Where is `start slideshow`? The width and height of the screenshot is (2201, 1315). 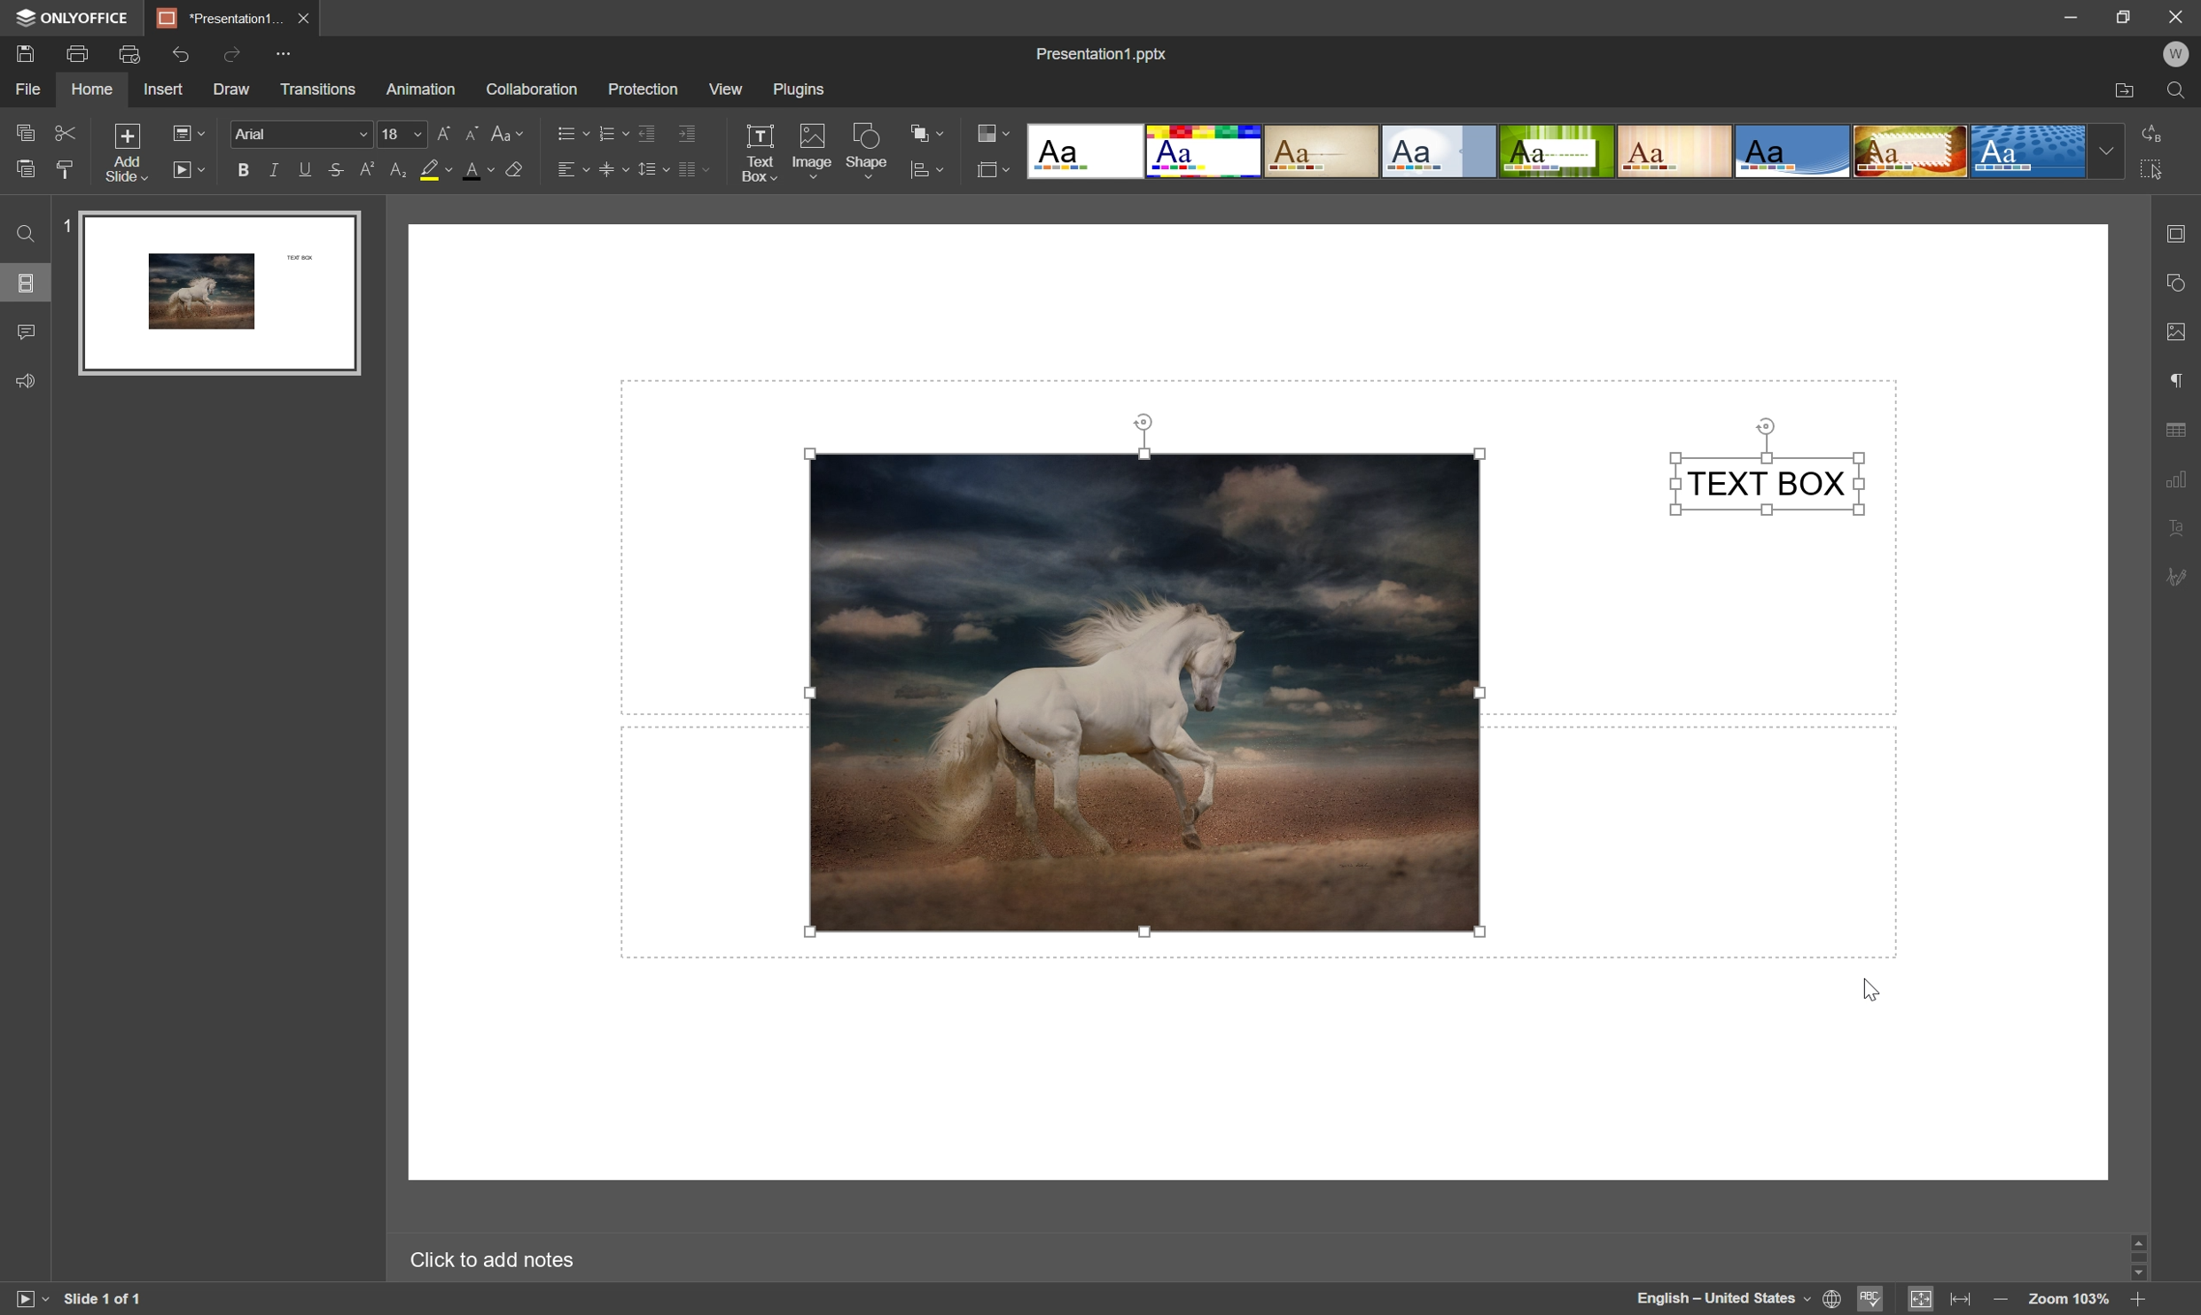
start slideshow is located at coordinates (189, 168).